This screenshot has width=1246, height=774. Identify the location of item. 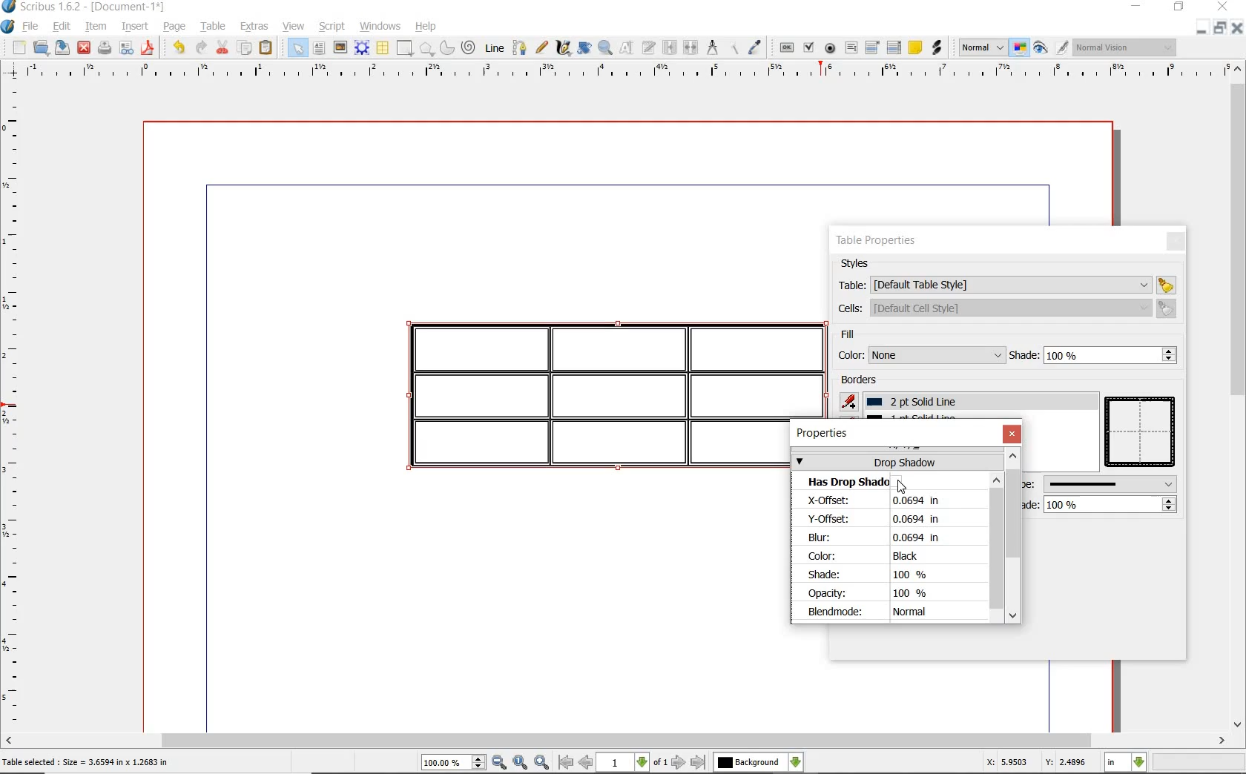
(95, 27).